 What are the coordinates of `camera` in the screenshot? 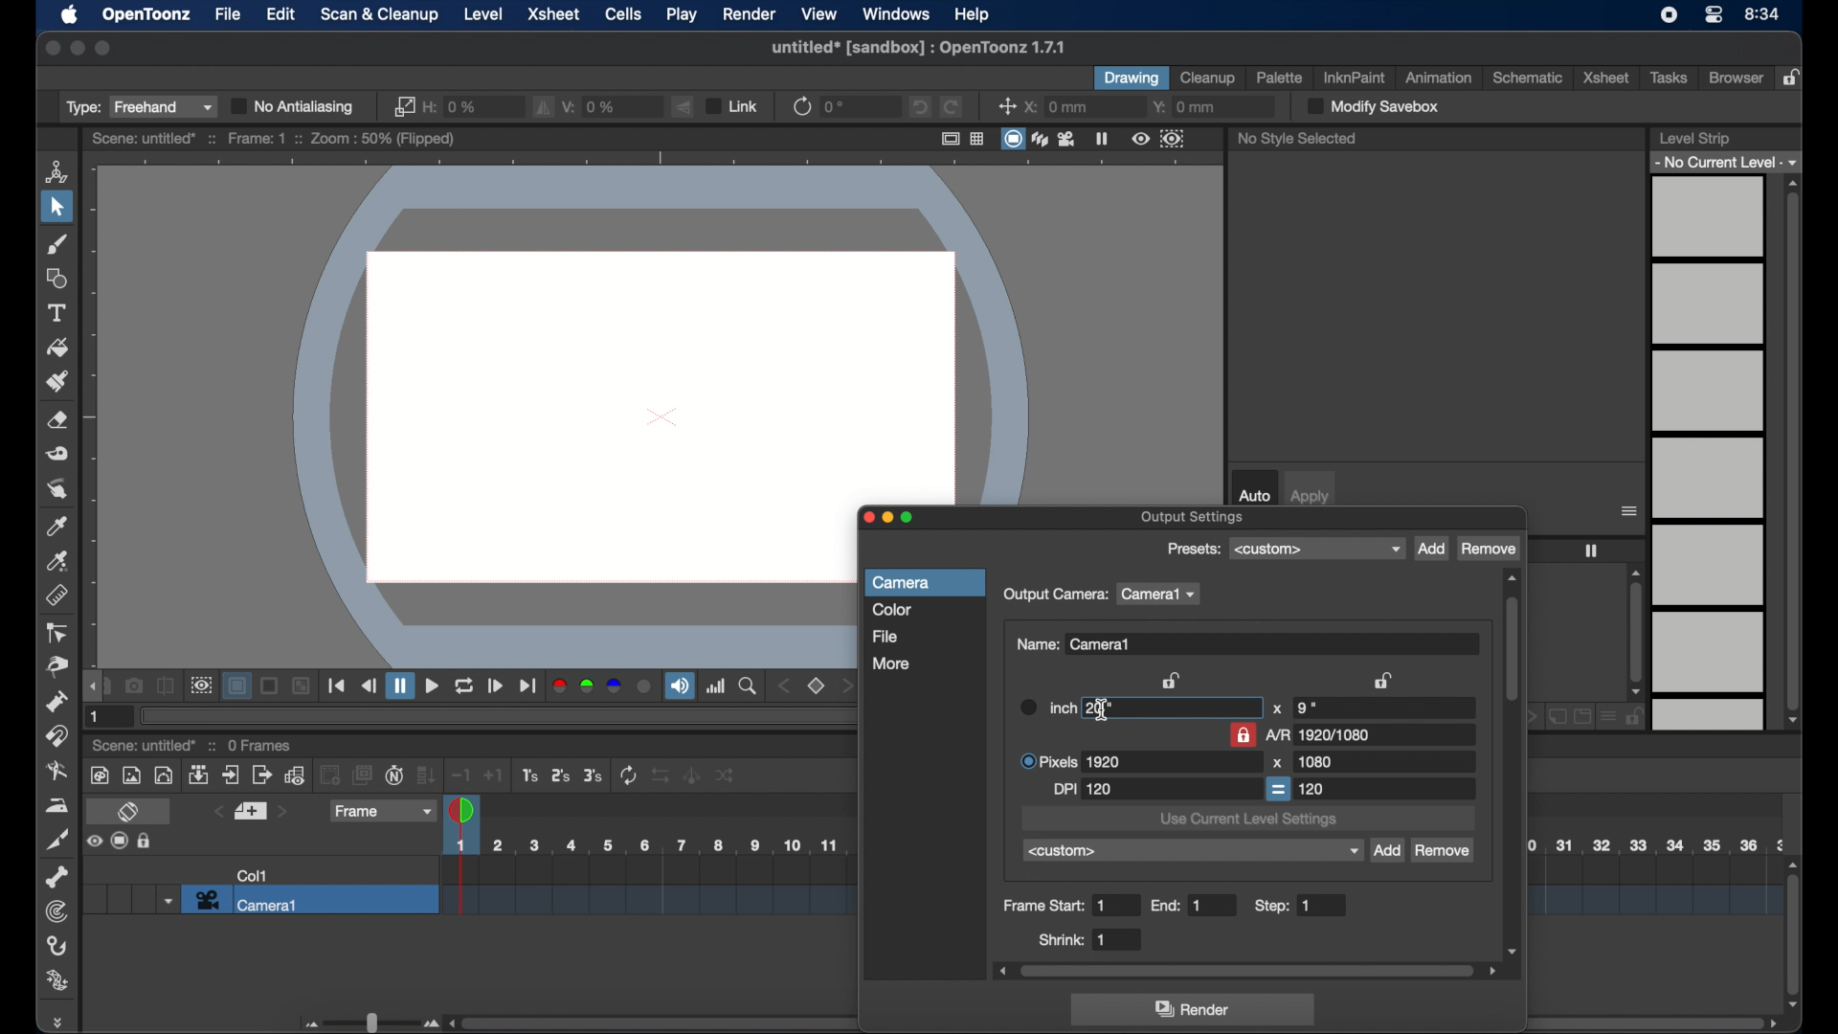 It's located at (906, 583).